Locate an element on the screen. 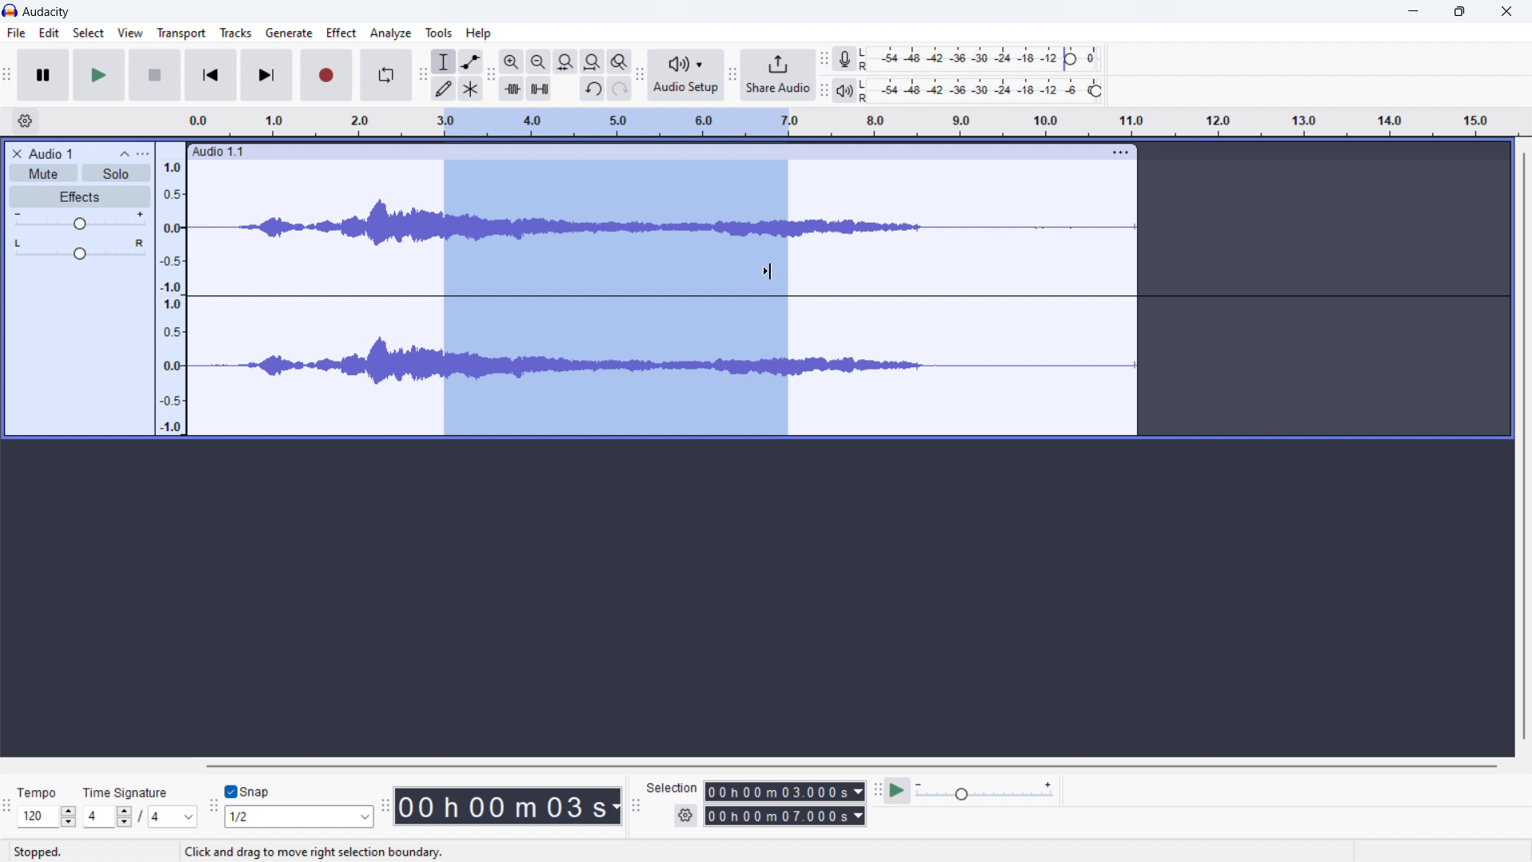  recording meter toolbar is located at coordinates (824, 59).